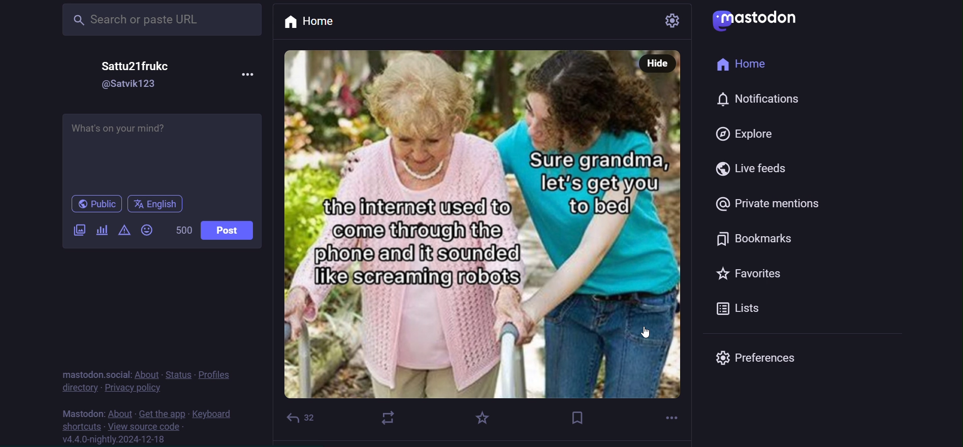 The image size is (963, 447). Describe the element at coordinates (163, 413) in the screenshot. I see `get the app` at that location.